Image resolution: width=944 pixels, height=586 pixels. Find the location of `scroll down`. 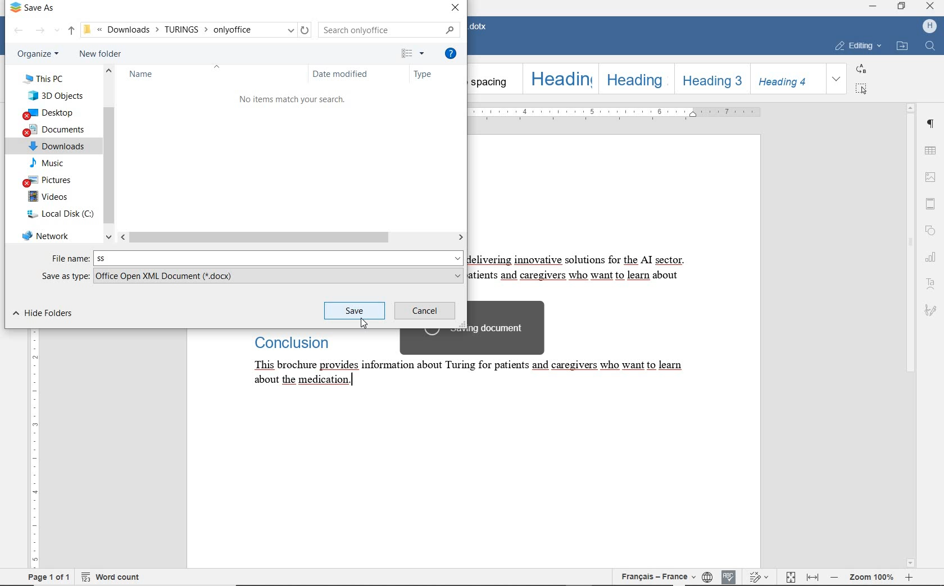

scroll down is located at coordinates (911, 564).